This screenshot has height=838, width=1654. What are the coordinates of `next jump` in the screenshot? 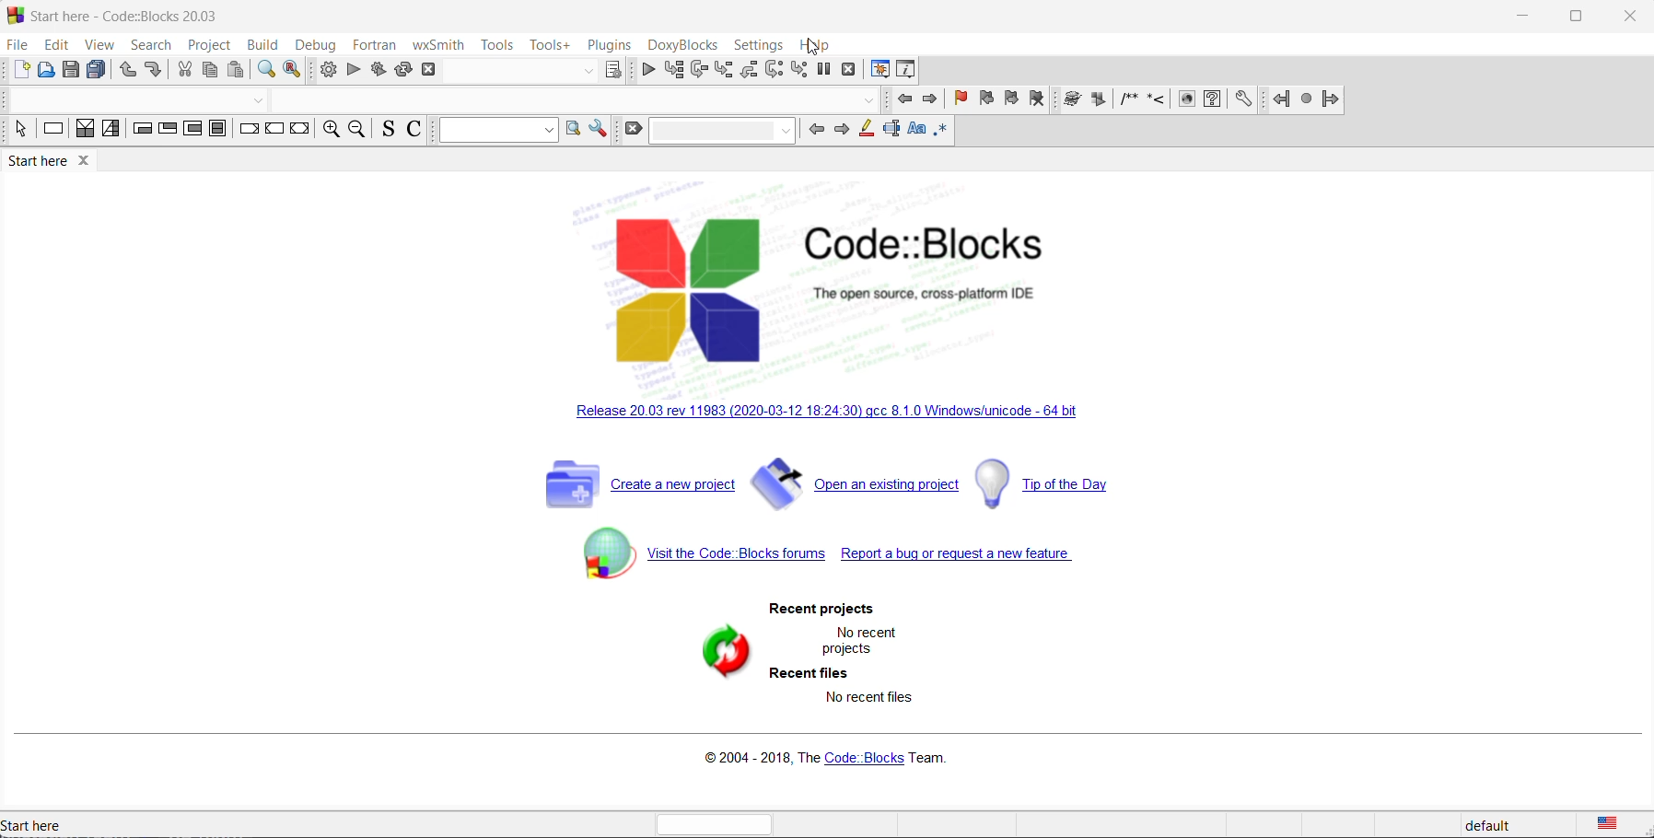 It's located at (1306, 101).